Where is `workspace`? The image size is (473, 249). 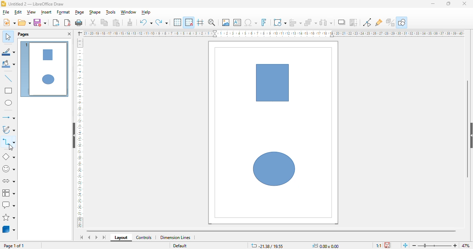 workspace is located at coordinates (274, 133).